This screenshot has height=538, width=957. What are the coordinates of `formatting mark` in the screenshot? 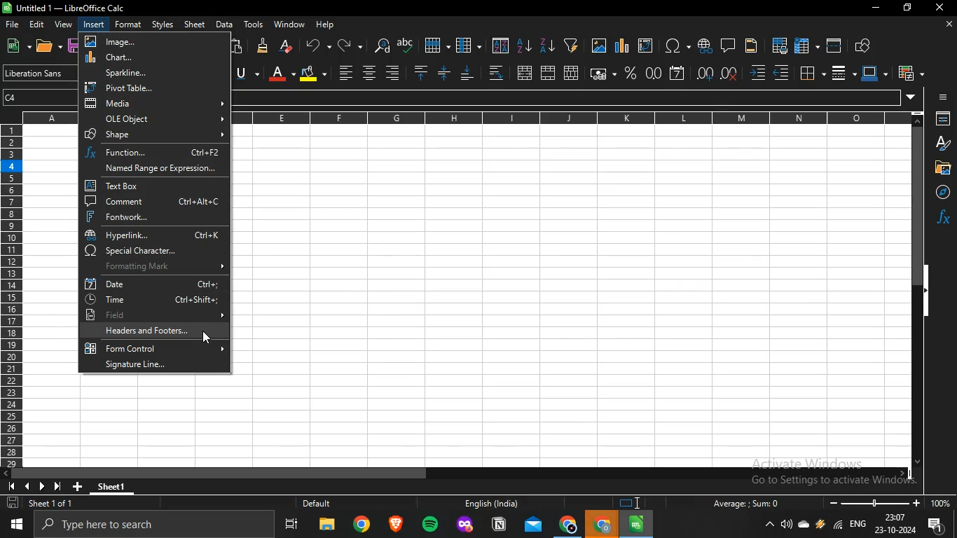 It's located at (156, 267).